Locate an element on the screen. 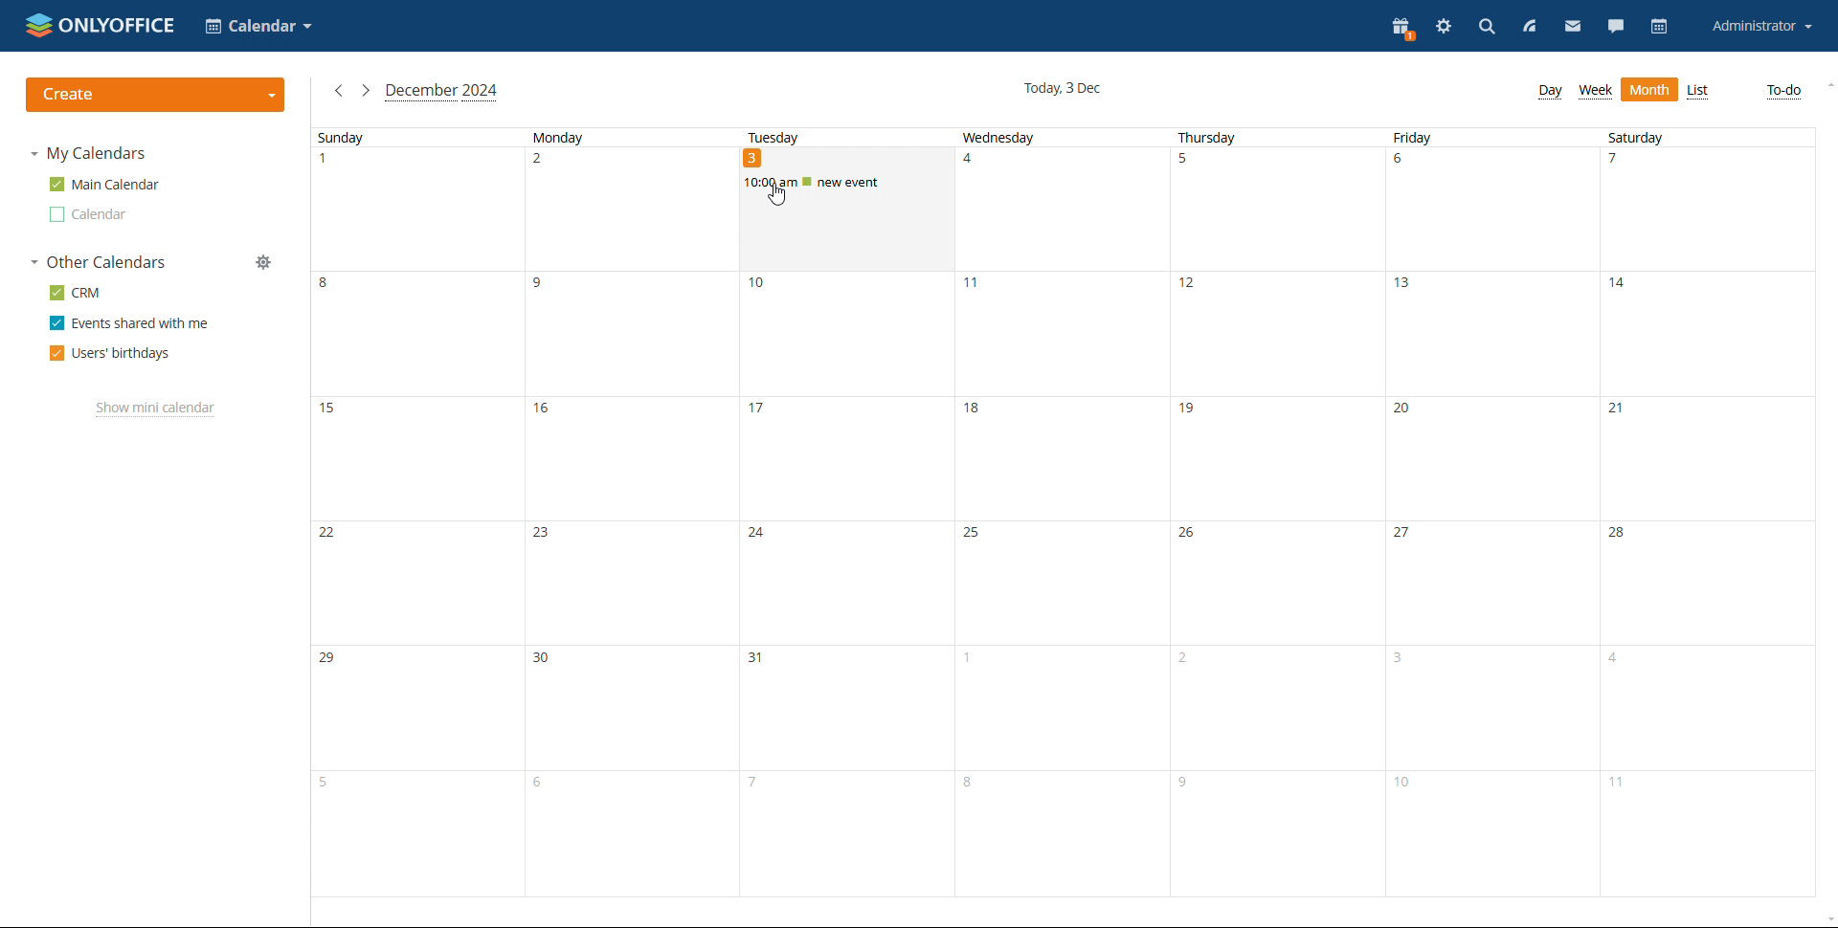  select application is located at coordinates (258, 26).